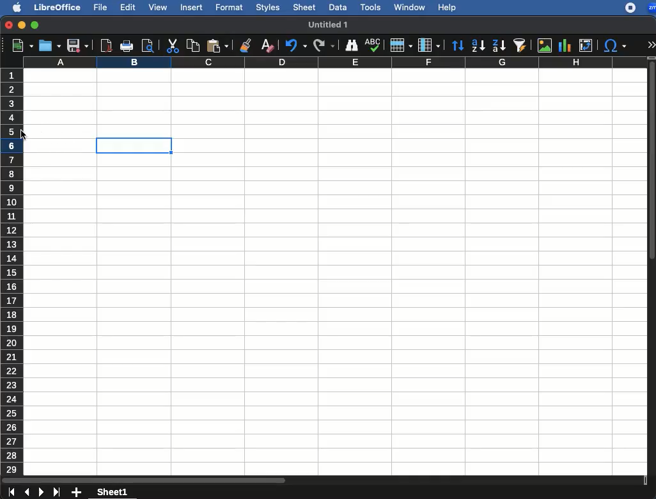 This screenshot has width=656, height=499. Describe the element at coordinates (15, 7) in the screenshot. I see `apple` at that location.